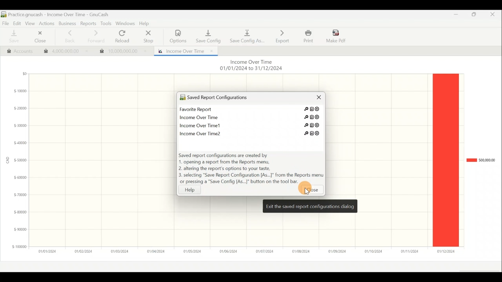  What do you see at coordinates (310, 206) in the screenshot?
I see `description of the function of close button ` at bounding box center [310, 206].